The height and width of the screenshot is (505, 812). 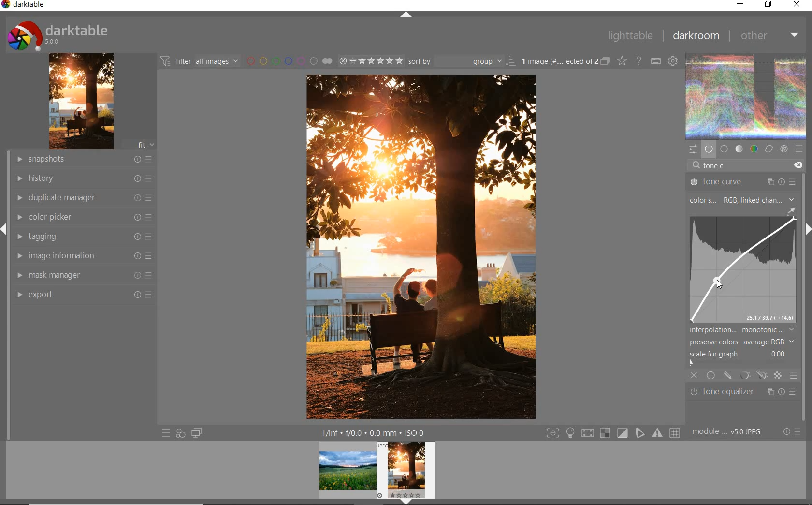 What do you see at coordinates (739, 4) in the screenshot?
I see `minimize` at bounding box center [739, 4].